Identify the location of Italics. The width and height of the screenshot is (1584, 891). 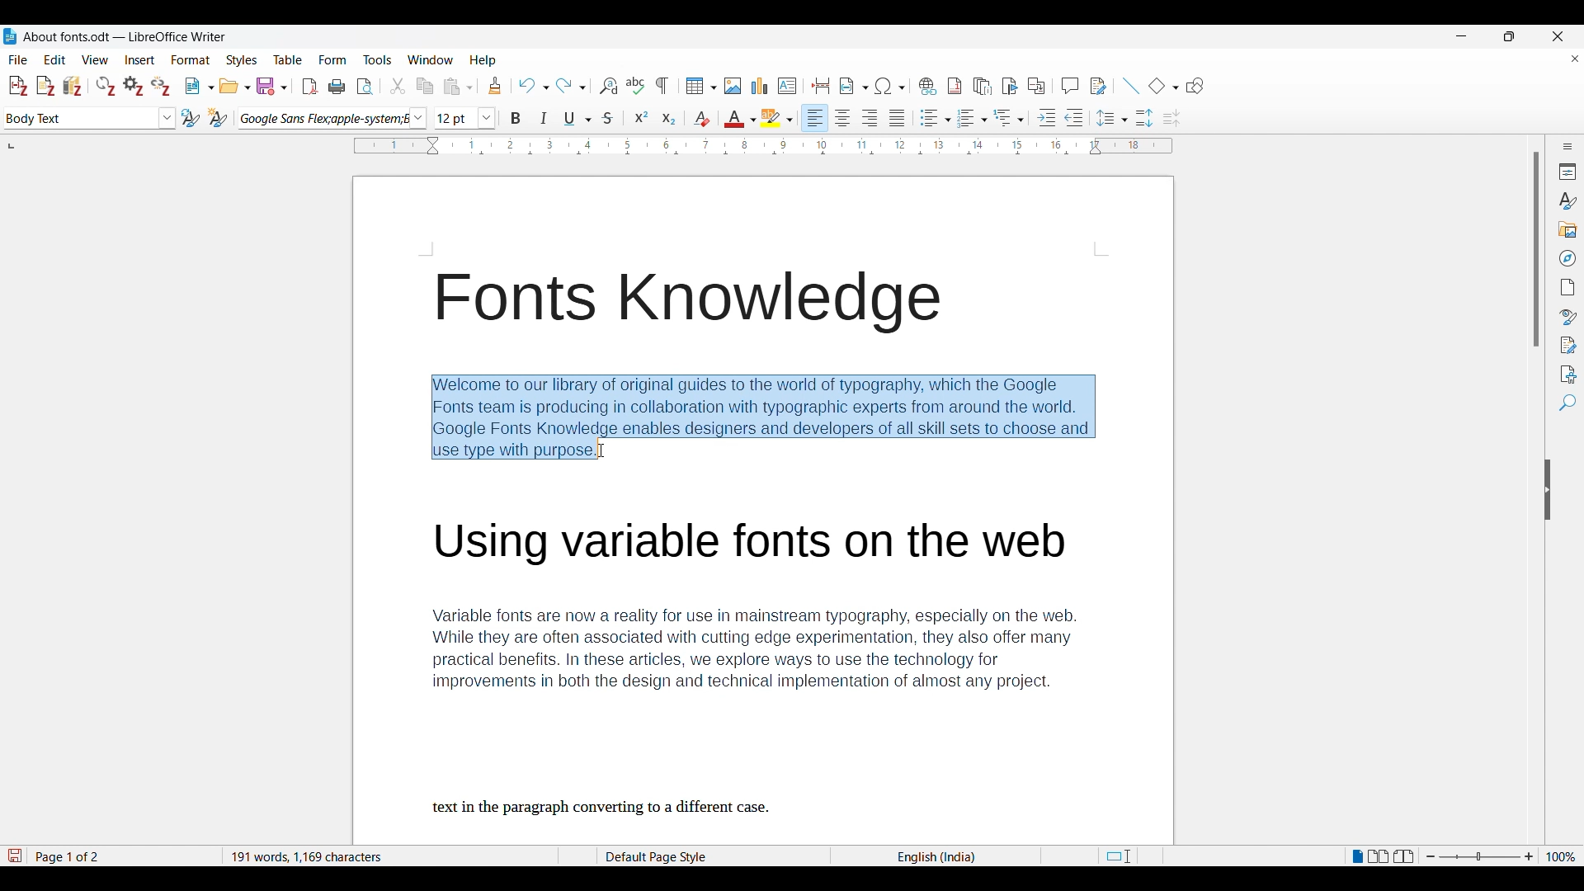
(544, 118).